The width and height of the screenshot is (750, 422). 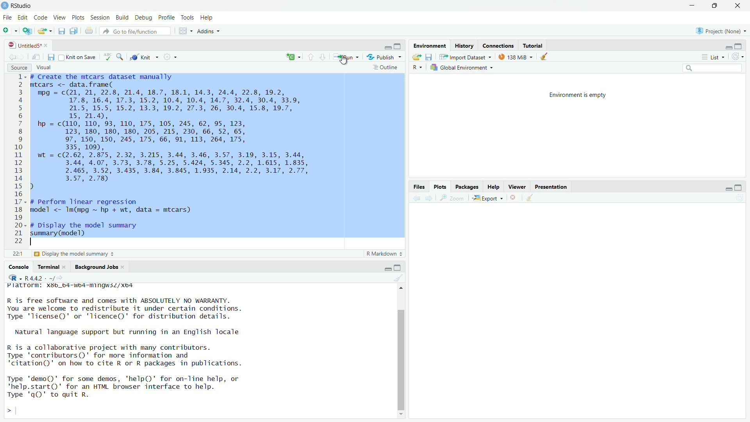 What do you see at coordinates (533, 46) in the screenshot?
I see `Tutorial` at bounding box center [533, 46].